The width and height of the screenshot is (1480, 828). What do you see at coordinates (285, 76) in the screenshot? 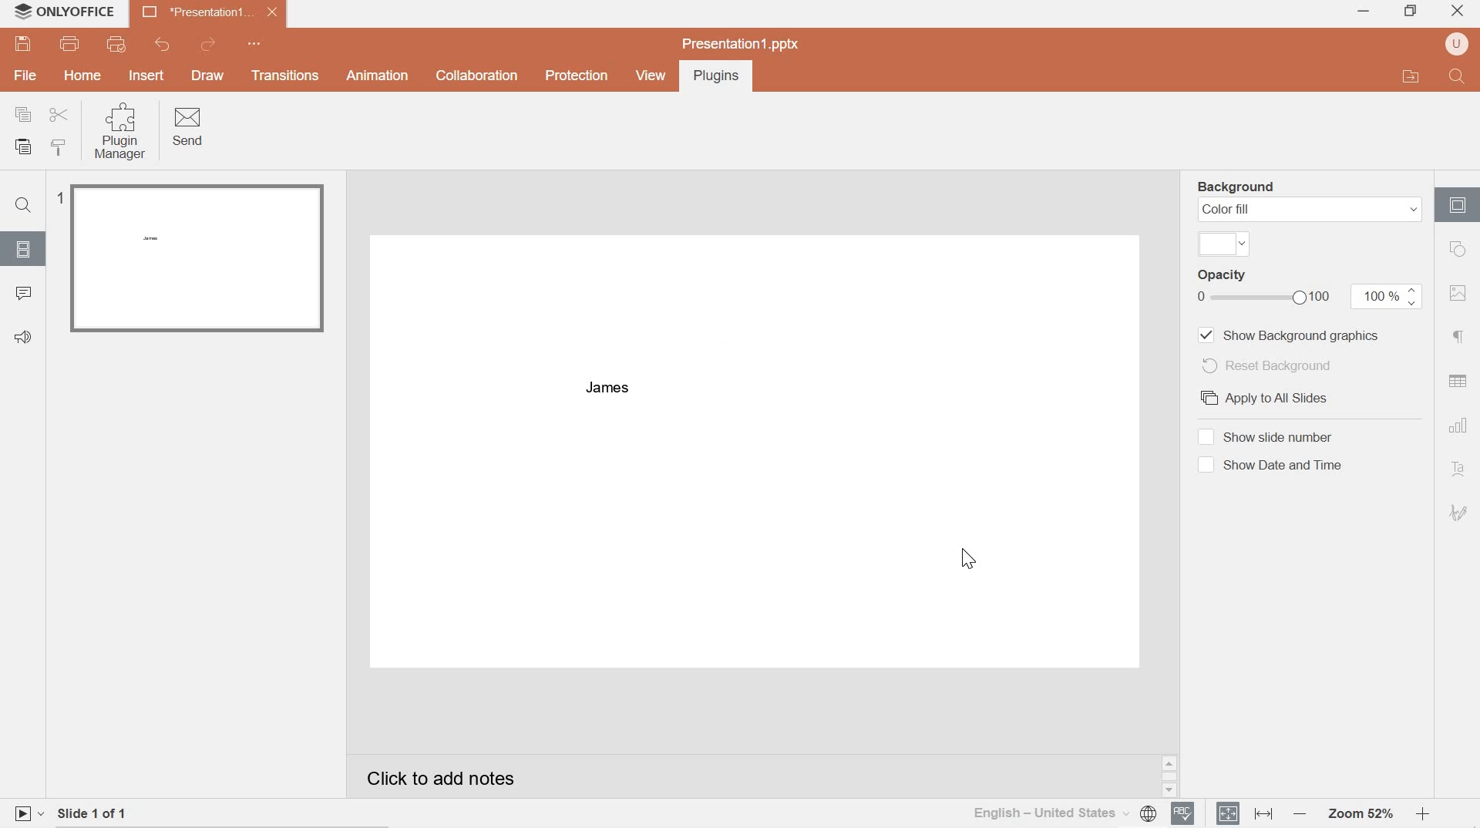
I see `Transitions` at bounding box center [285, 76].